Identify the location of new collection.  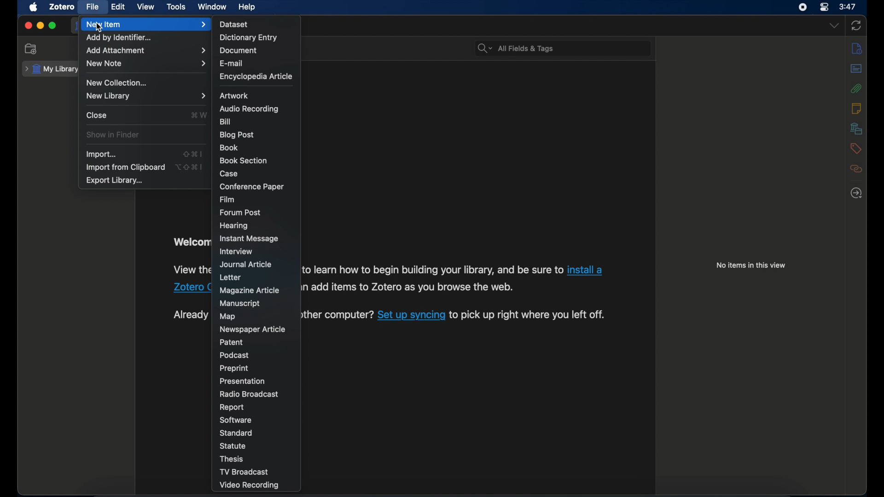
(118, 83).